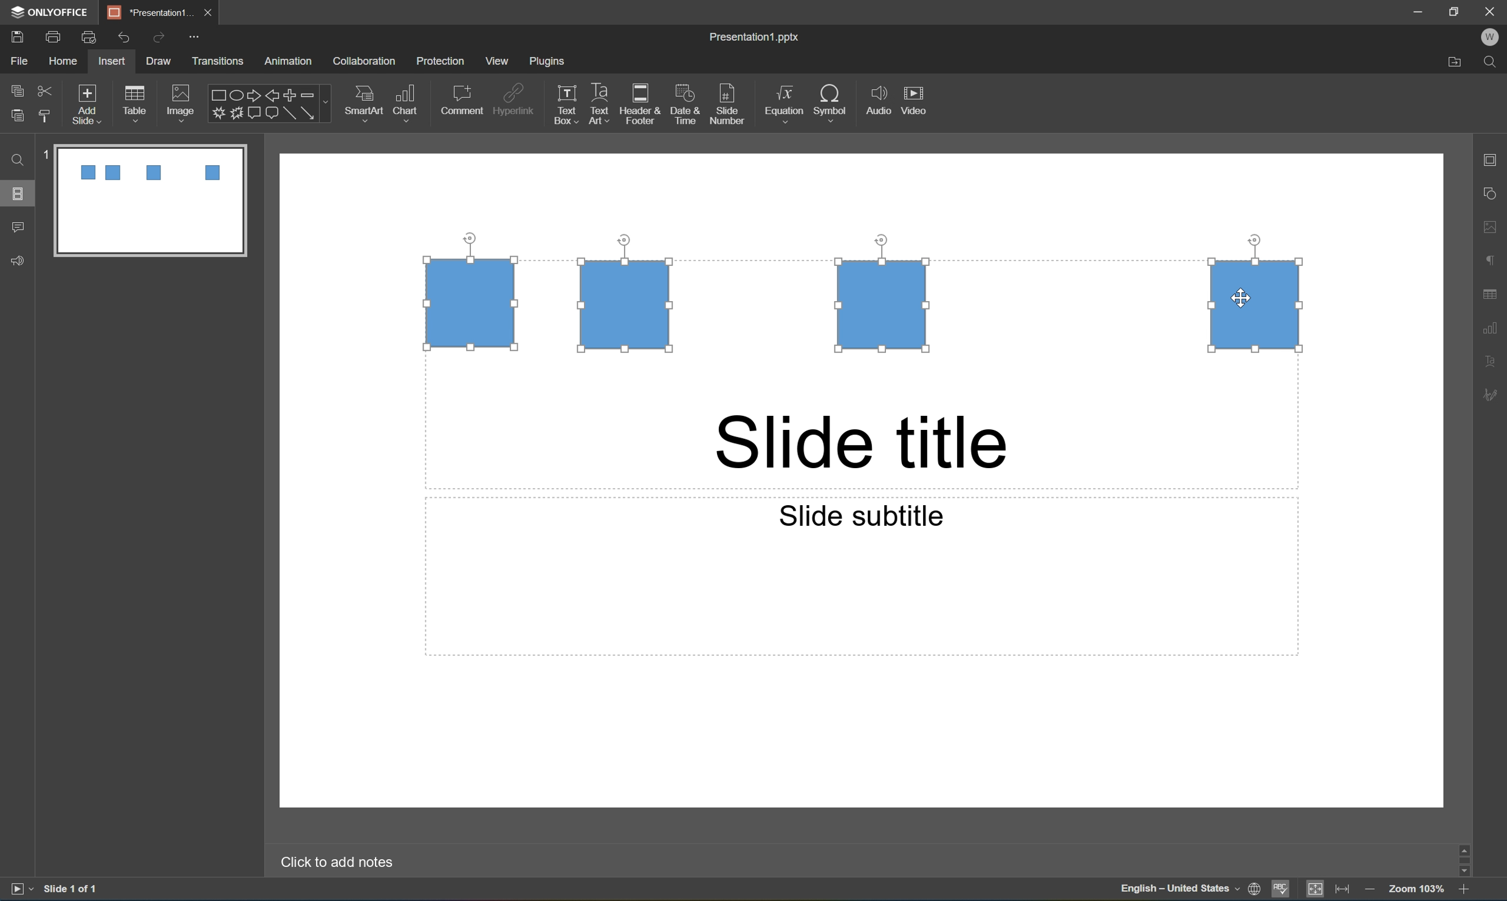 Image resolution: width=1507 pixels, height=901 pixels. Describe the element at coordinates (1494, 61) in the screenshot. I see `Find` at that location.